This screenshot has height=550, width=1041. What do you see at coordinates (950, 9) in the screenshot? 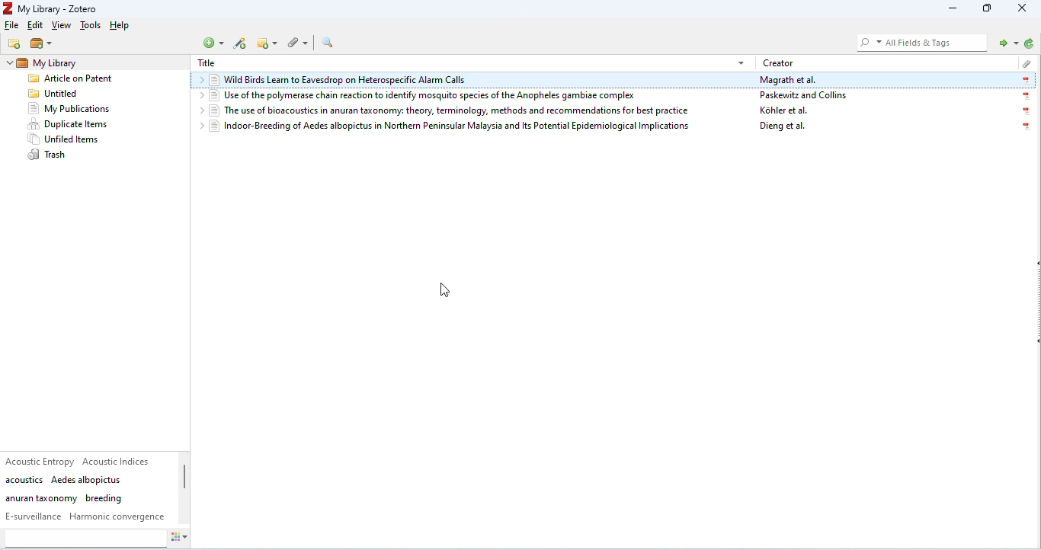
I see `minimize` at bounding box center [950, 9].